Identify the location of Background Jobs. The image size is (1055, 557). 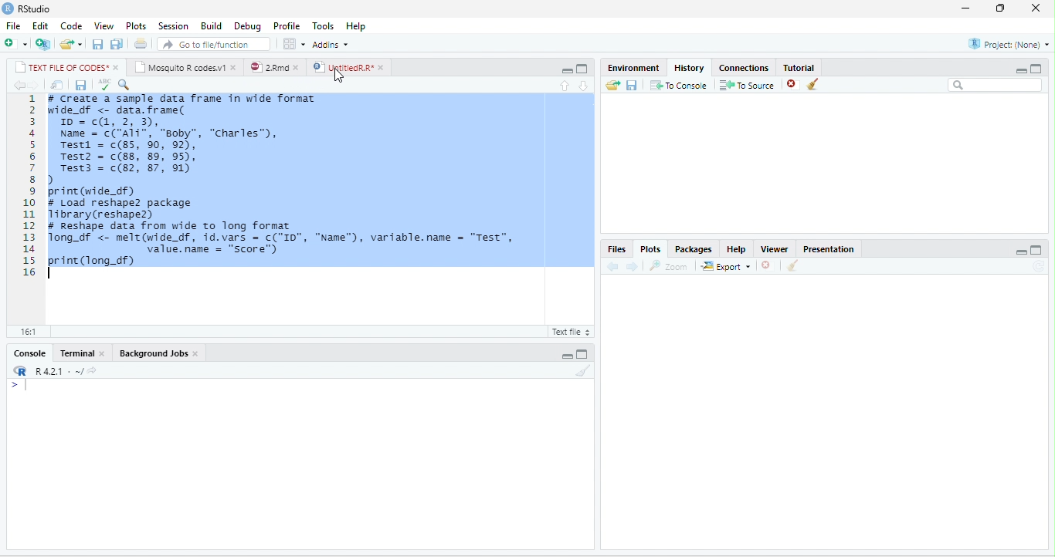
(152, 353).